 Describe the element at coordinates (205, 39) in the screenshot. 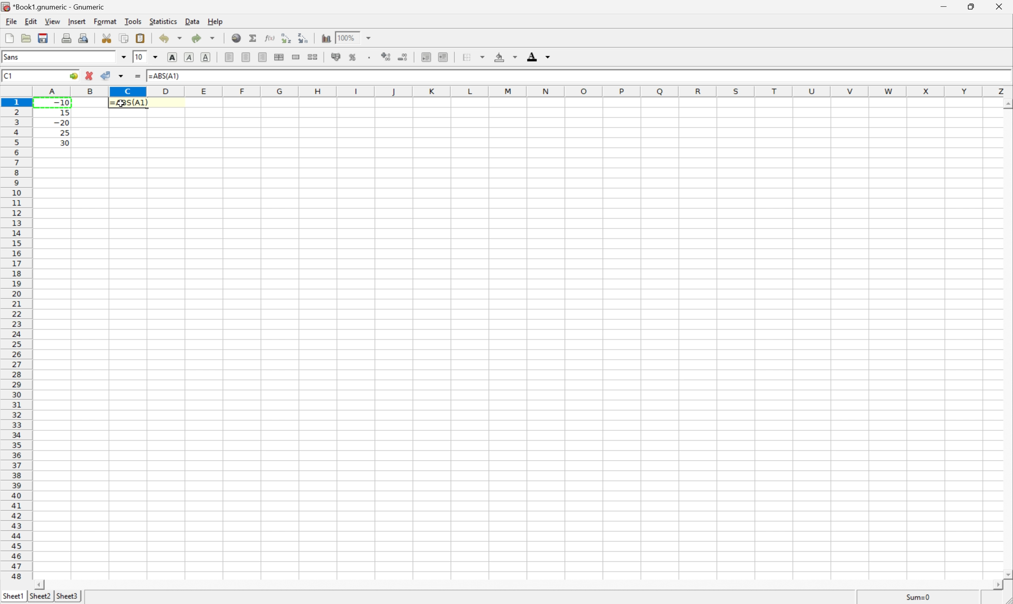

I see `Redo` at that location.